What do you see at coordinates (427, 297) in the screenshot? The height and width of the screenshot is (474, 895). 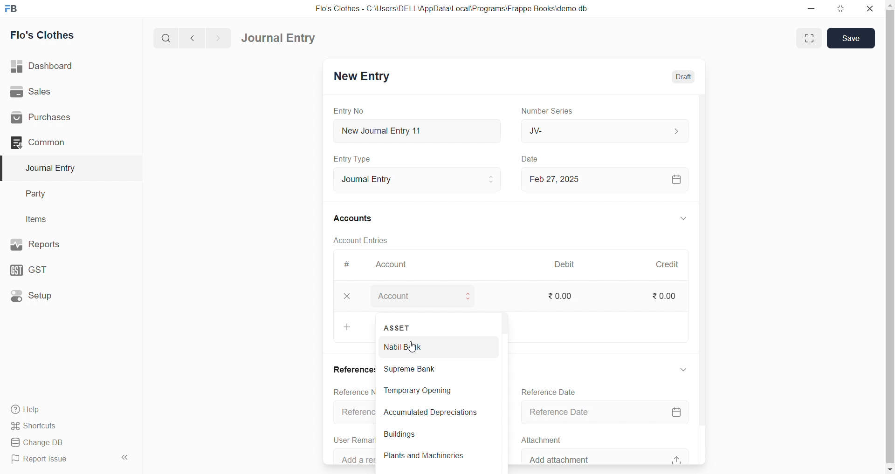 I see `Account` at bounding box center [427, 297].